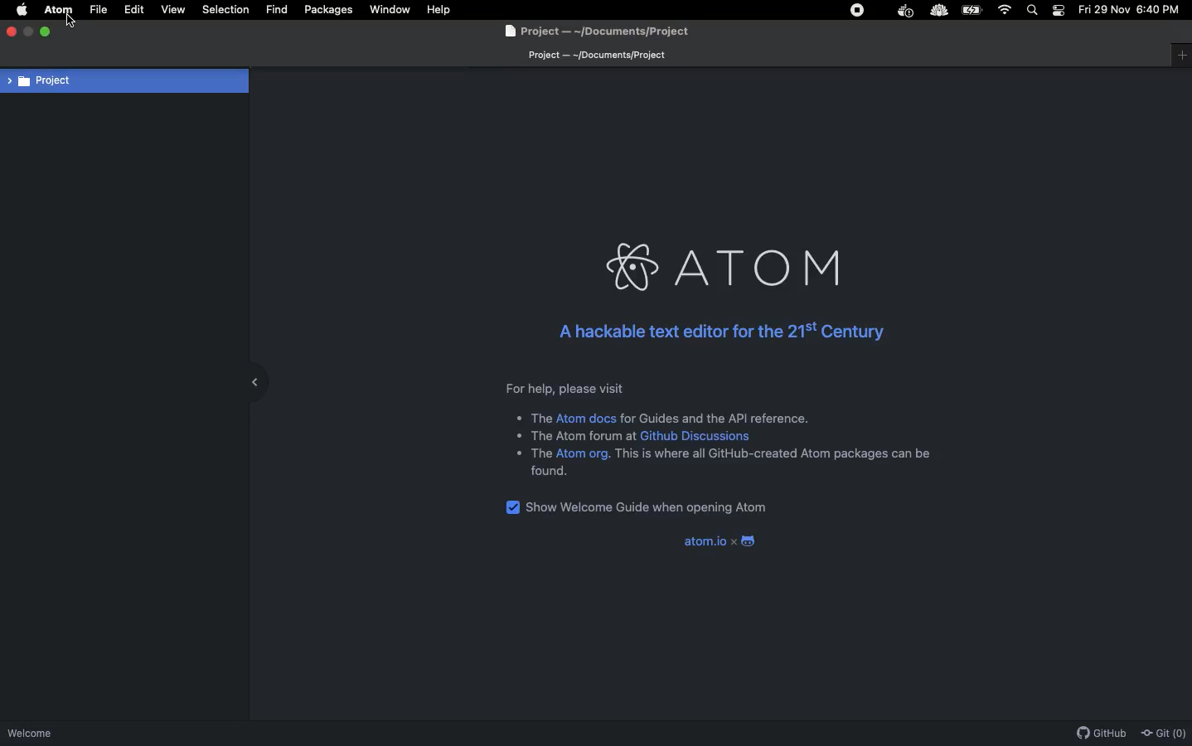 The width and height of the screenshot is (1192, 746). I want to click on Project, so click(124, 80).